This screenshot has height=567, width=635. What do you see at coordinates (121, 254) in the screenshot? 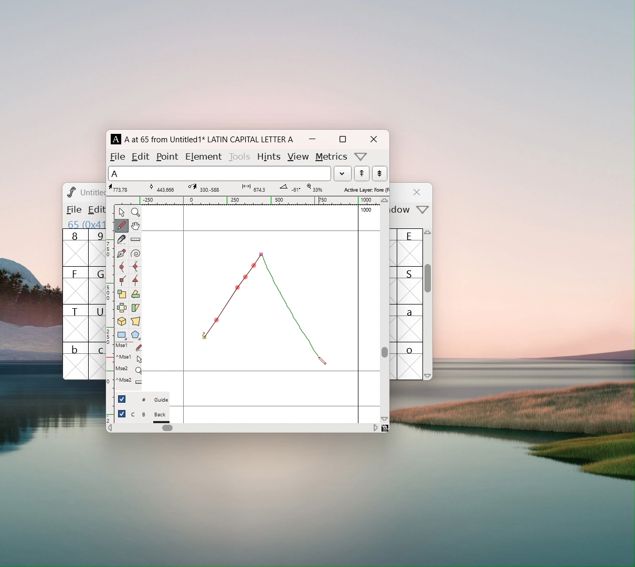
I see `add a point then drag out its conttrol points` at bounding box center [121, 254].